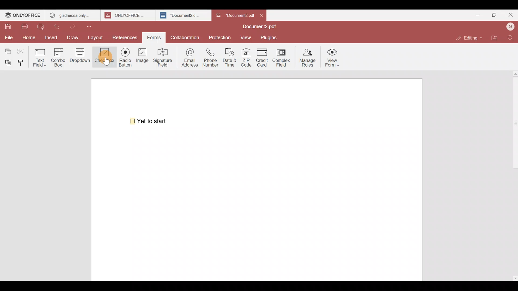  I want to click on File, so click(9, 37).